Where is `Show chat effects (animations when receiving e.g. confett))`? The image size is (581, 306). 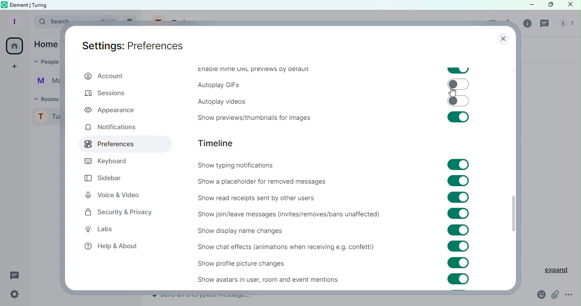
Show chat effects (animations when receiving e.g. confett)) is located at coordinates (284, 248).